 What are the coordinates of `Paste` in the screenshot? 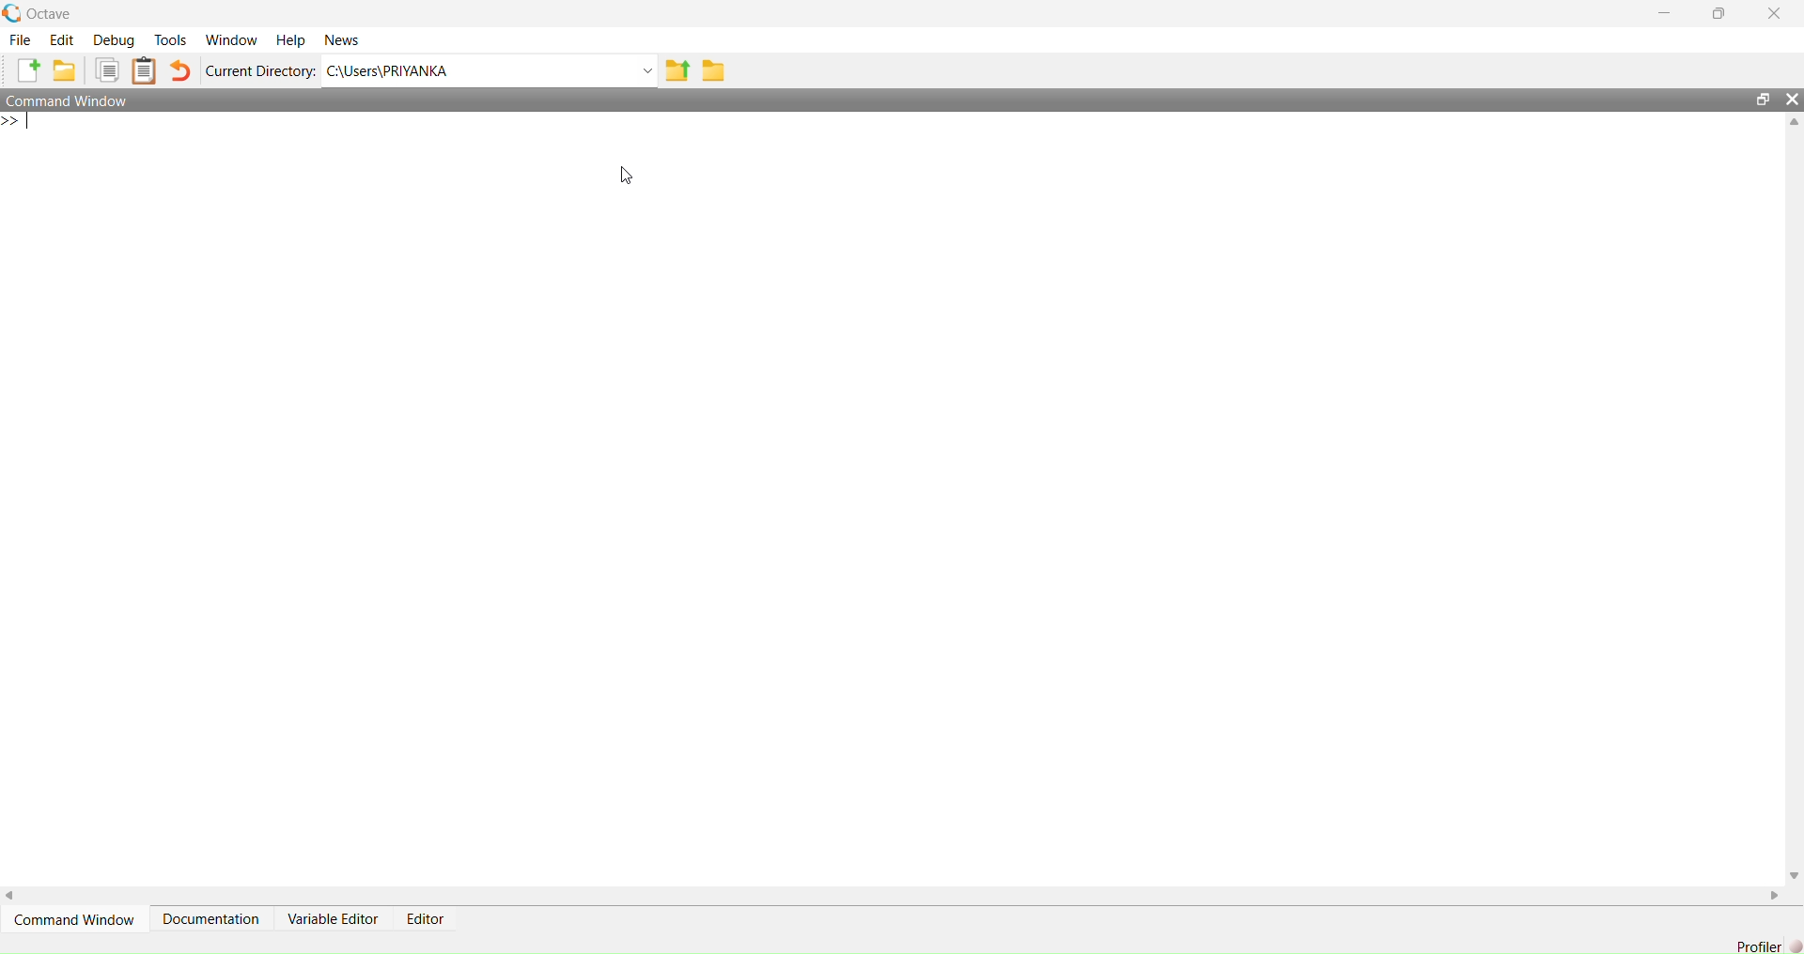 It's located at (146, 70).